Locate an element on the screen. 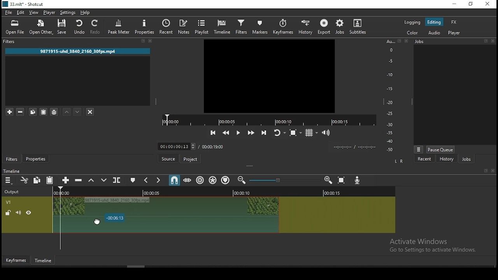 The height and width of the screenshot is (280, 498). timeline is located at coordinates (12, 171).